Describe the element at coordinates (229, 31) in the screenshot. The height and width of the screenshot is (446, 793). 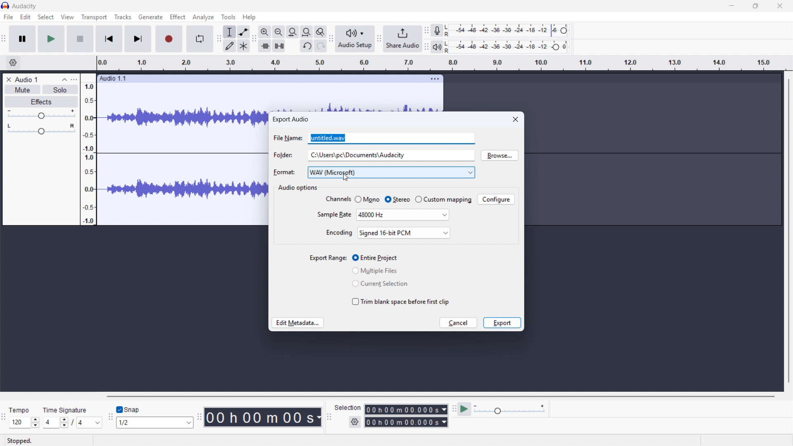
I see `Selection tool ` at that location.